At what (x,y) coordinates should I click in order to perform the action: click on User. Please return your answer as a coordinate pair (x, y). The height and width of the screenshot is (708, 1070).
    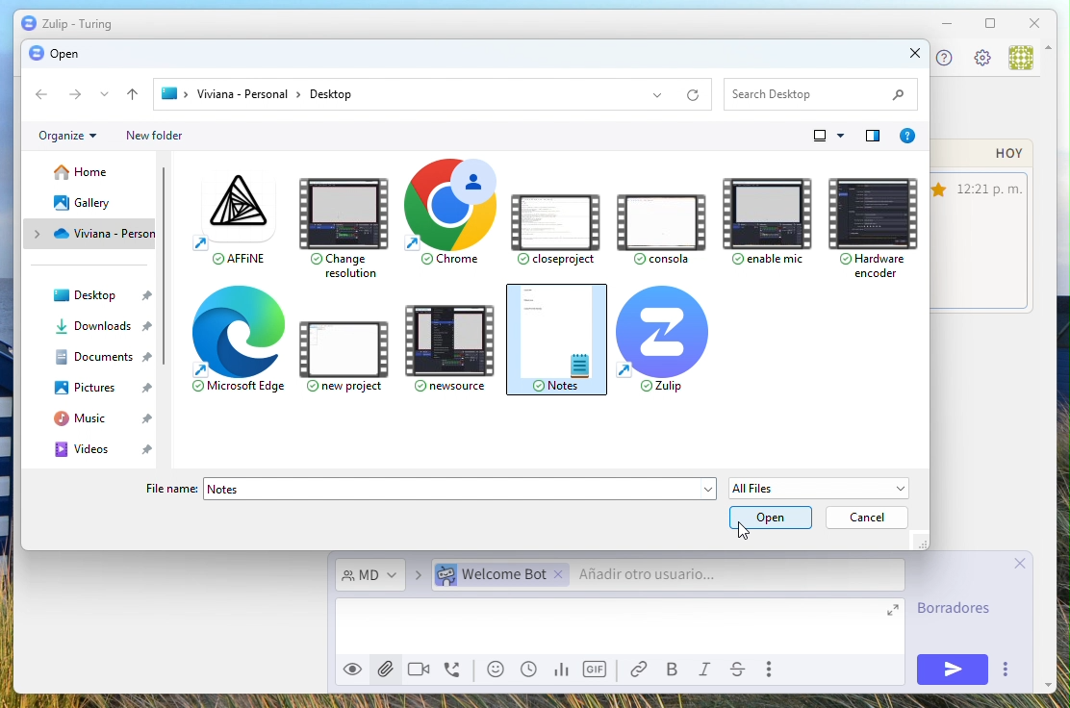
    Looking at the image, I should click on (1020, 59).